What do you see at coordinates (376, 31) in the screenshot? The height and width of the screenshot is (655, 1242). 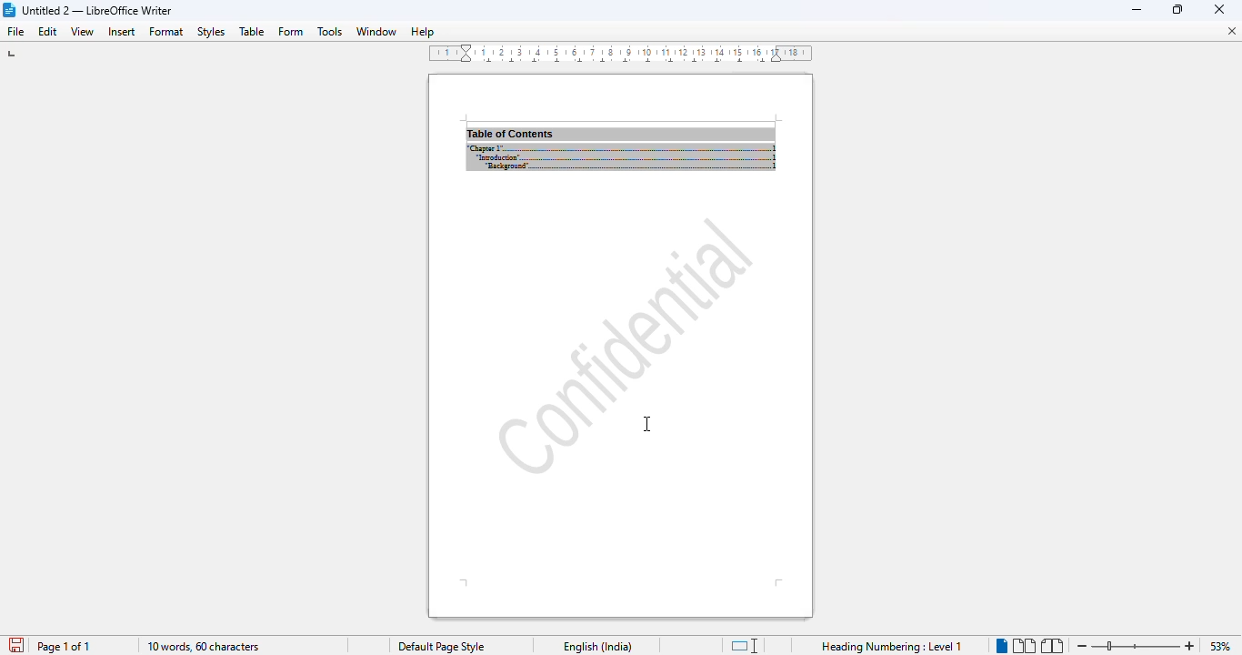 I see `window` at bounding box center [376, 31].